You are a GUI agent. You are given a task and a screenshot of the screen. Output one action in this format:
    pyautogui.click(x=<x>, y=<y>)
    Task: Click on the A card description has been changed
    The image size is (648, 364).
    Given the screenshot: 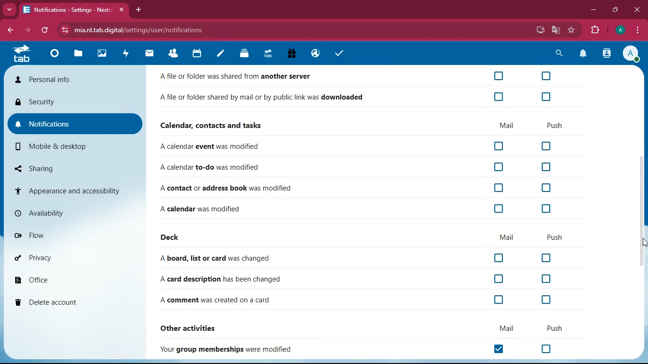 What is the action you would take?
    pyautogui.click(x=218, y=279)
    